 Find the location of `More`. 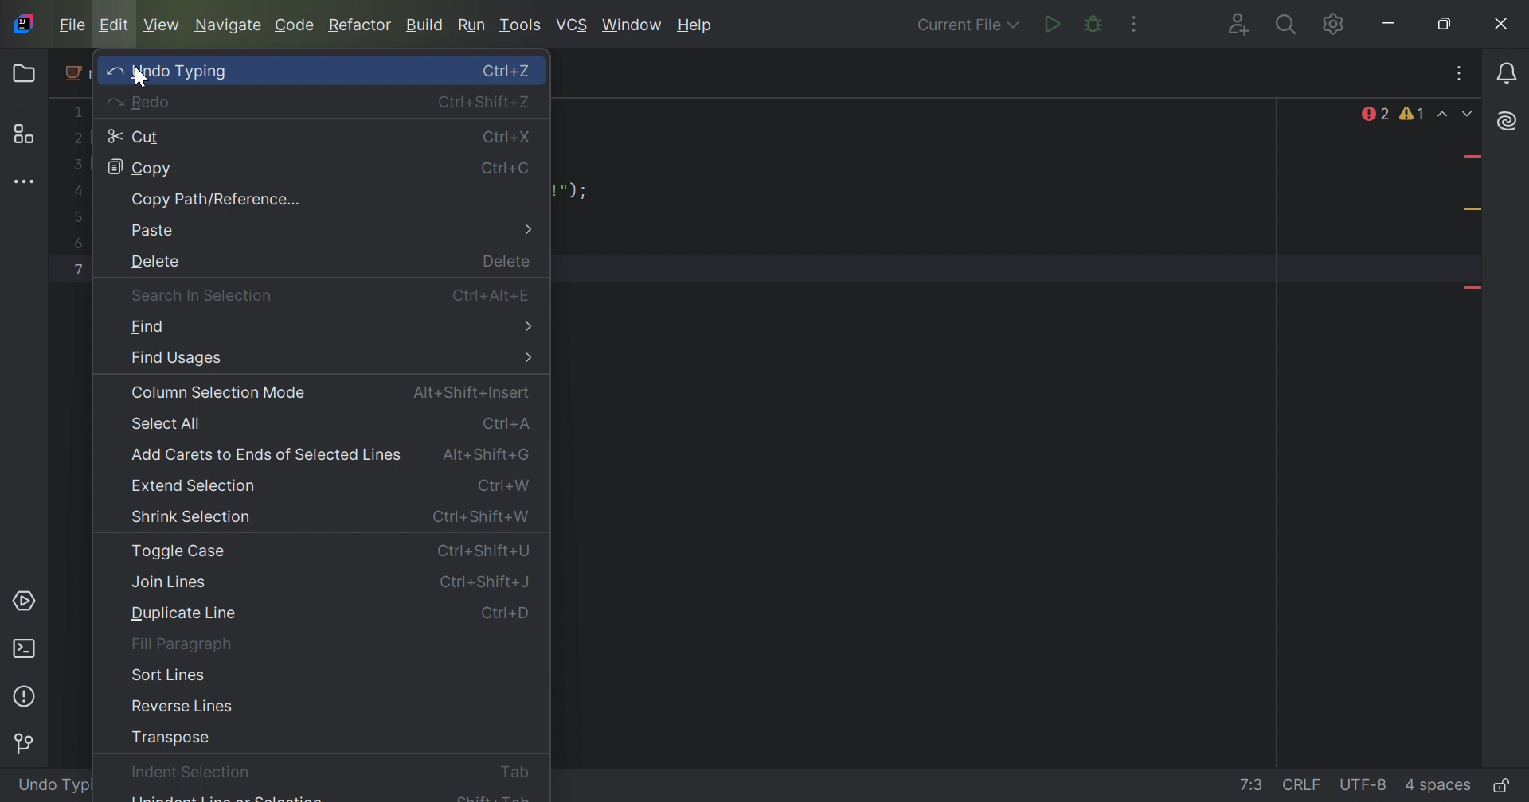

More is located at coordinates (525, 228).